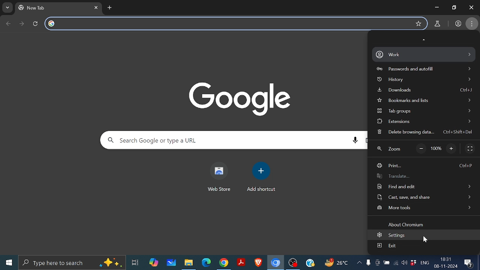  I want to click on add shortcut, so click(261, 189).